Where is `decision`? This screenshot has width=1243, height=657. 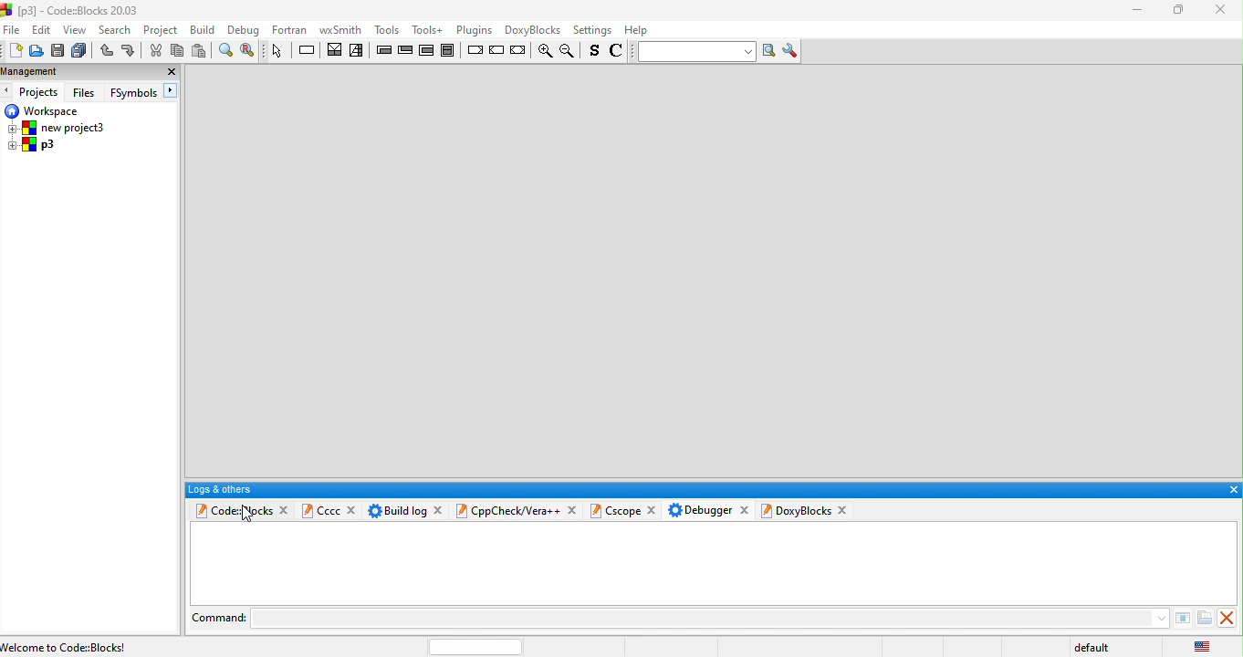
decision is located at coordinates (335, 49).